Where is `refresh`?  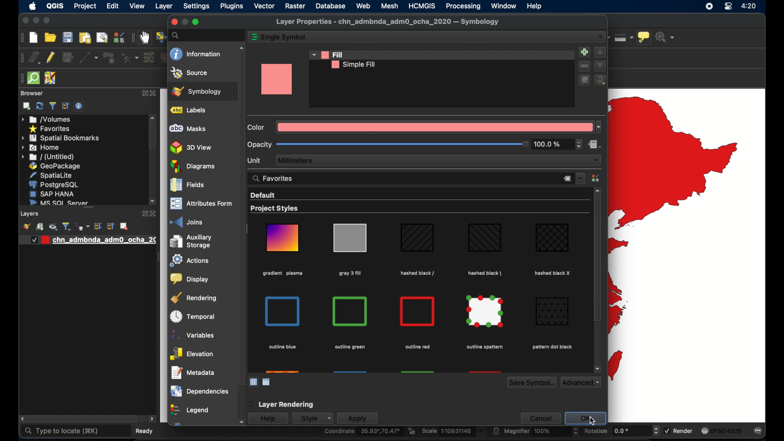 refresh is located at coordinates (40, 106).